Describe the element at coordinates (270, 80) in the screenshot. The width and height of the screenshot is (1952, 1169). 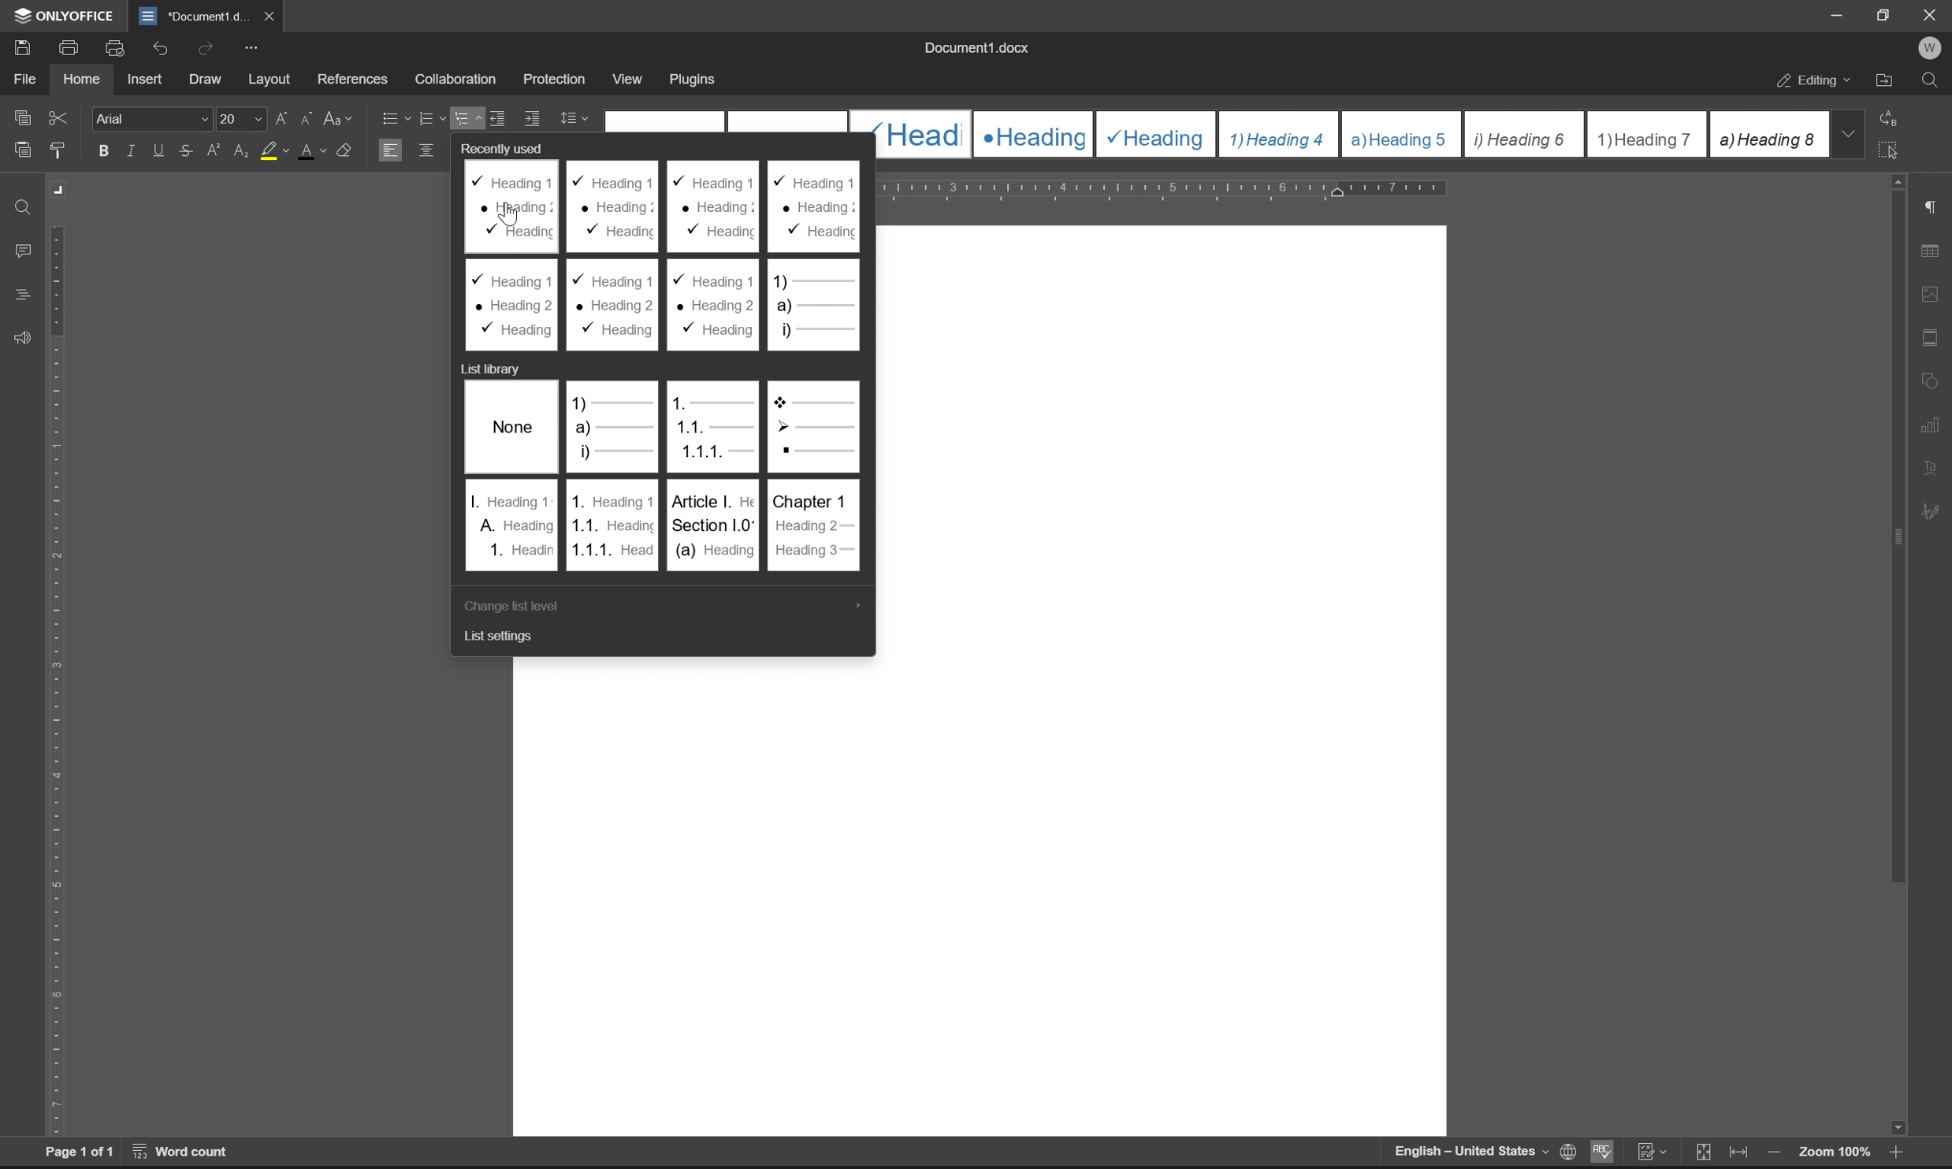
I see `layout` at that location.